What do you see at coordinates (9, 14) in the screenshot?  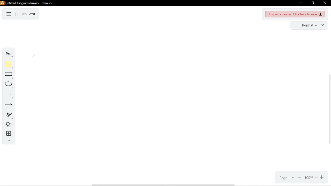 I see `diagram` at bounding box center [9, 14].